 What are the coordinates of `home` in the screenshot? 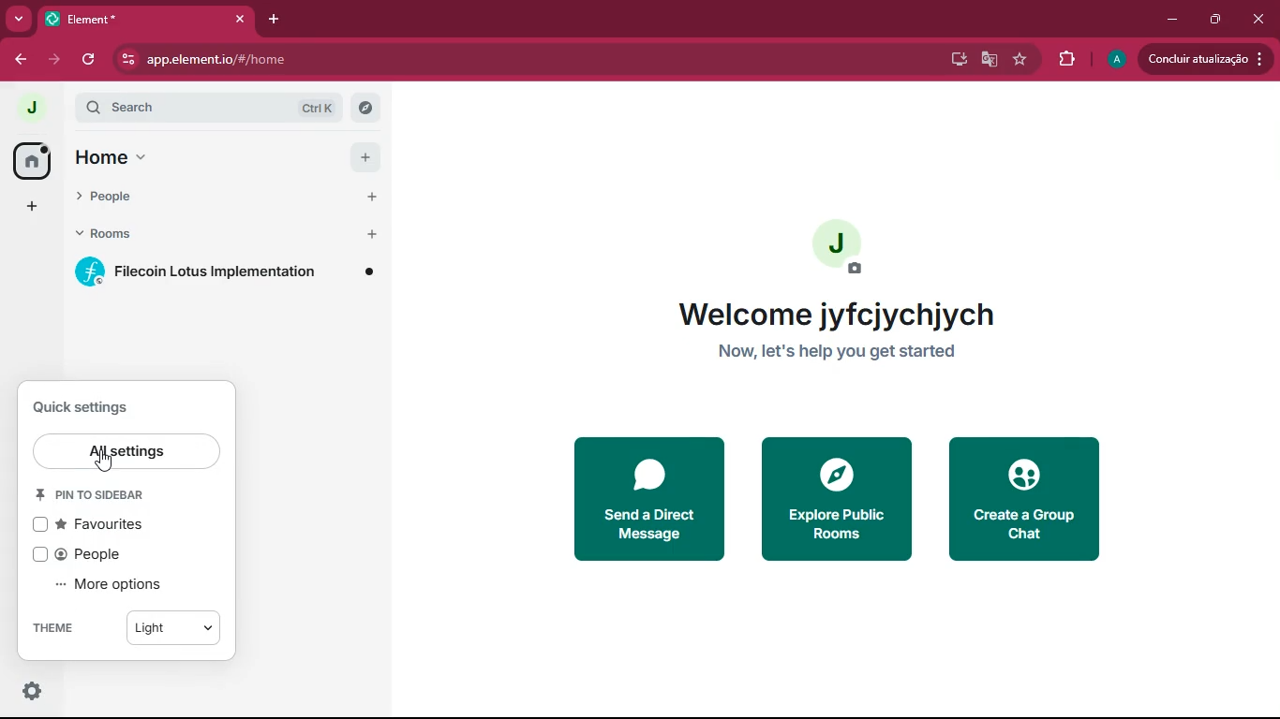 It's located at (187, 159).